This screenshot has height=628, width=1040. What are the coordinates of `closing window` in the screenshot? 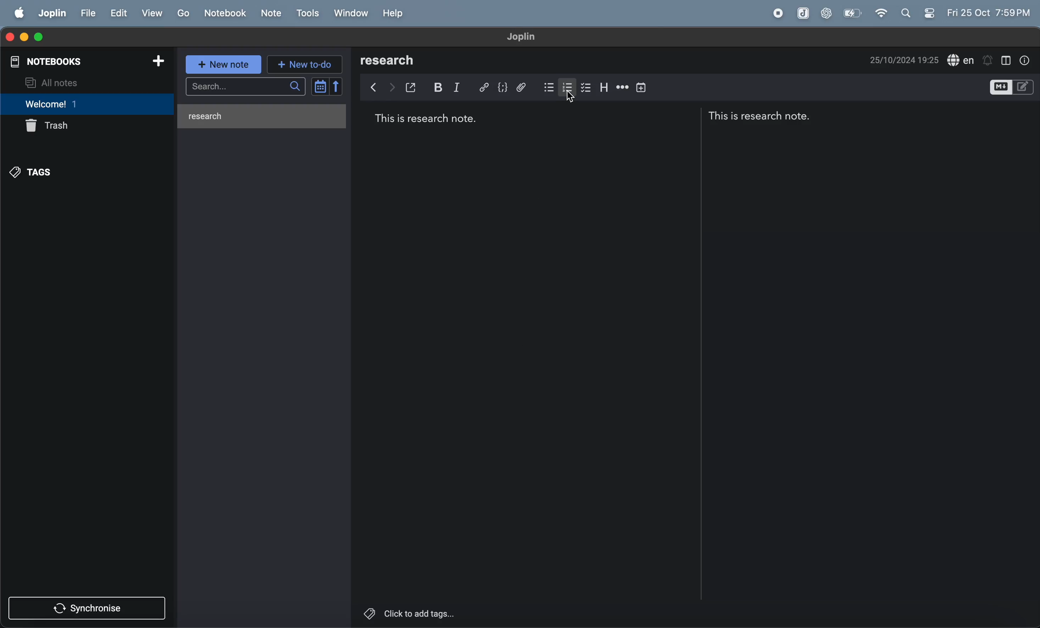 It's located at (9, 35).